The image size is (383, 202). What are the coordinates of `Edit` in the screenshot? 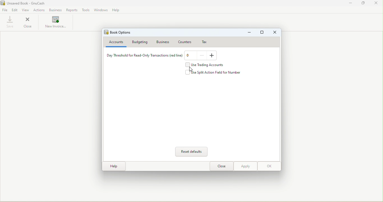 It's located at (15, 11).